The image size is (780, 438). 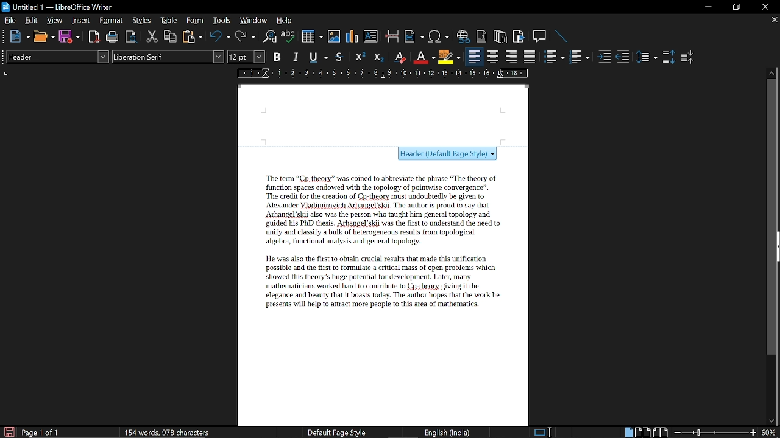 I want to click on Current window, so click(x=57, y=7).